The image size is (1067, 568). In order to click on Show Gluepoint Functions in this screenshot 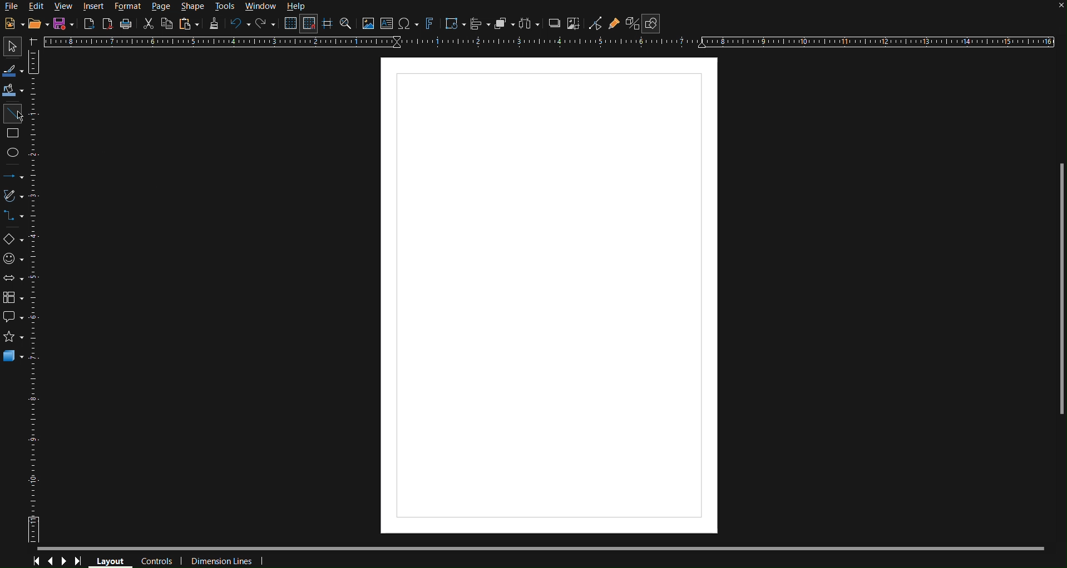, I will do `click(614, 23)`.